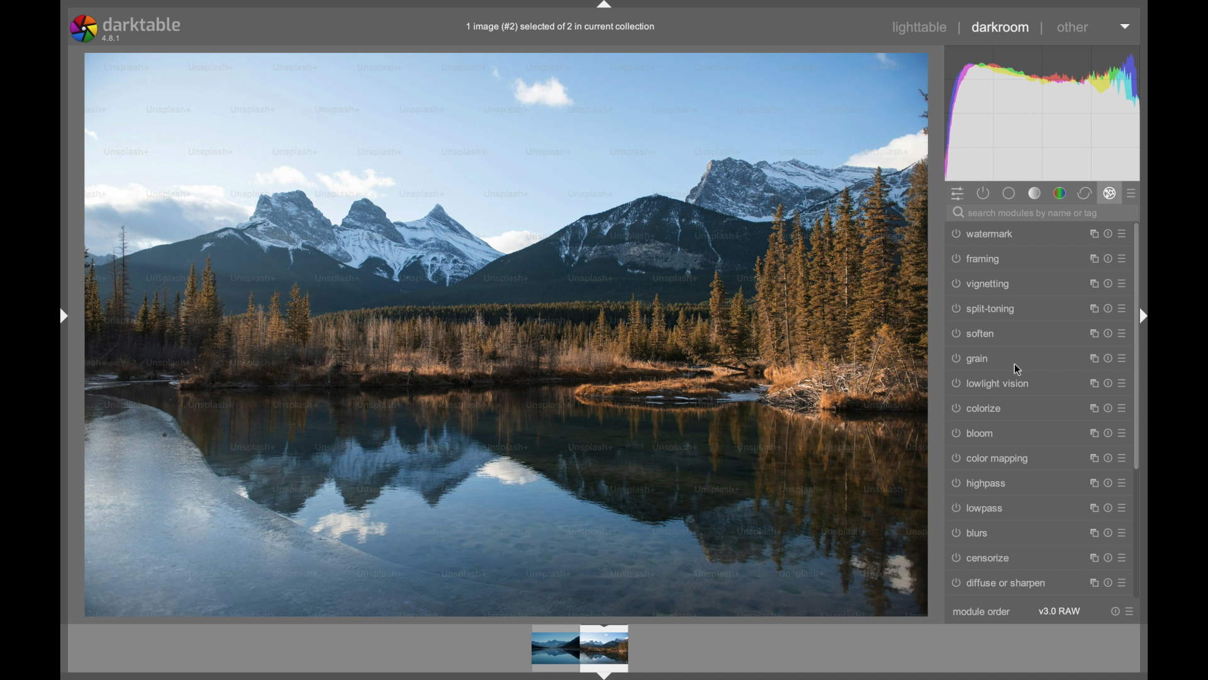 This screenshot has height=680, width=1208. What do you see at coordinates (62, 315) in the screenshot?
I see `Drag handle` at bounding box center [62, 315].